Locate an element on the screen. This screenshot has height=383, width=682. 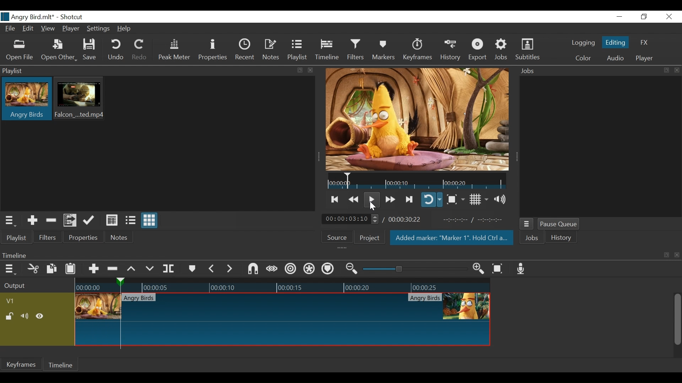
Ripple markers is located at coordinates (328, 270).